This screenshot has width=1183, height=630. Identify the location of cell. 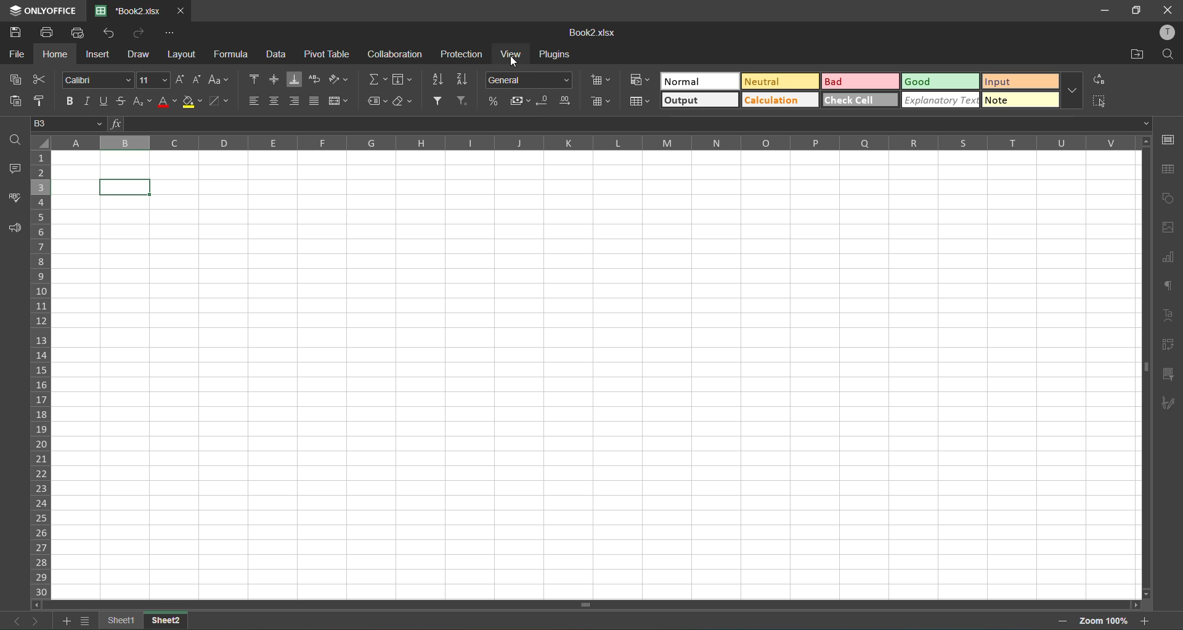
(126, 188).